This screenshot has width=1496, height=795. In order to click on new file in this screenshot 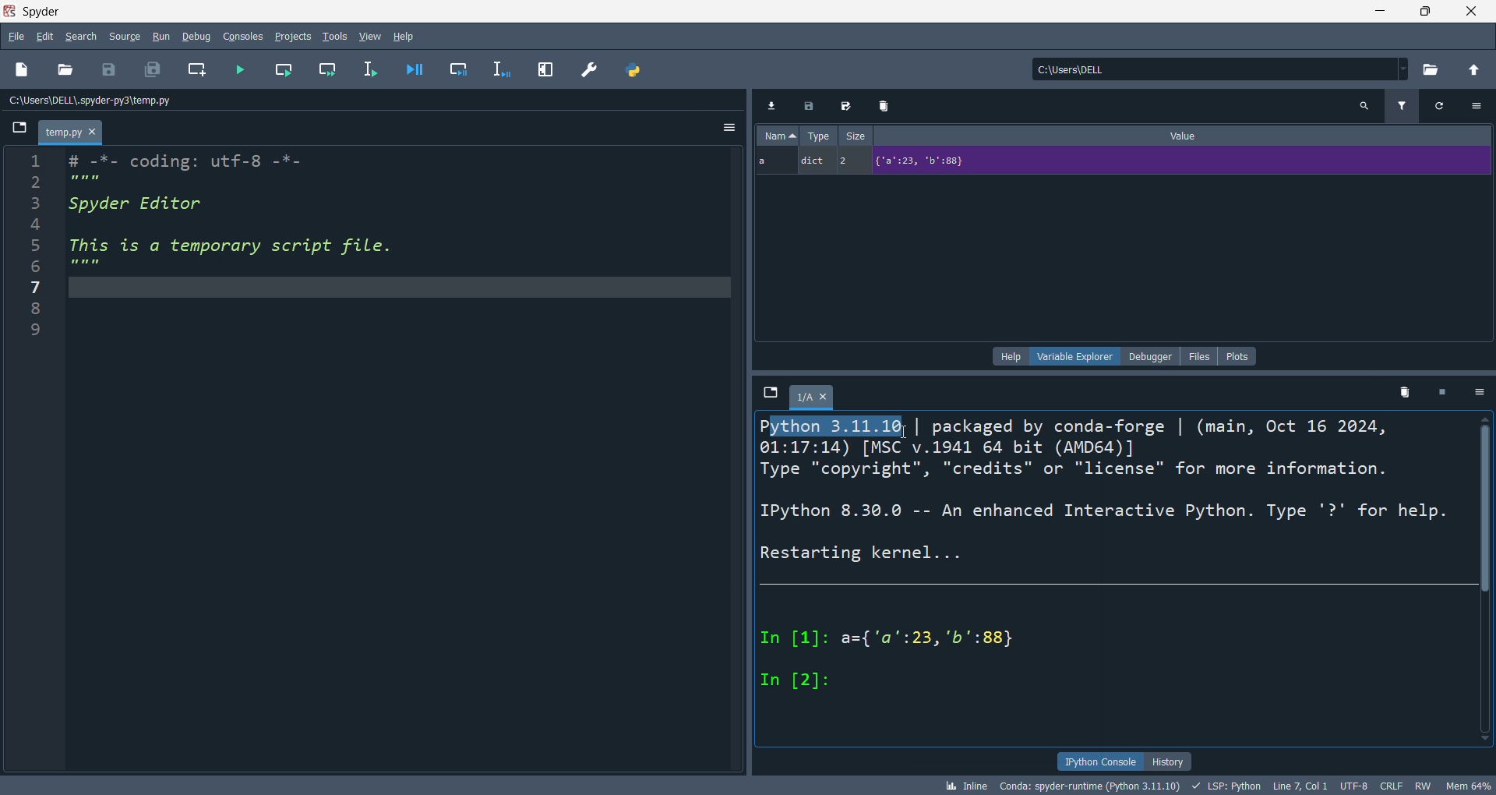, I will do `click(23, 68)`.